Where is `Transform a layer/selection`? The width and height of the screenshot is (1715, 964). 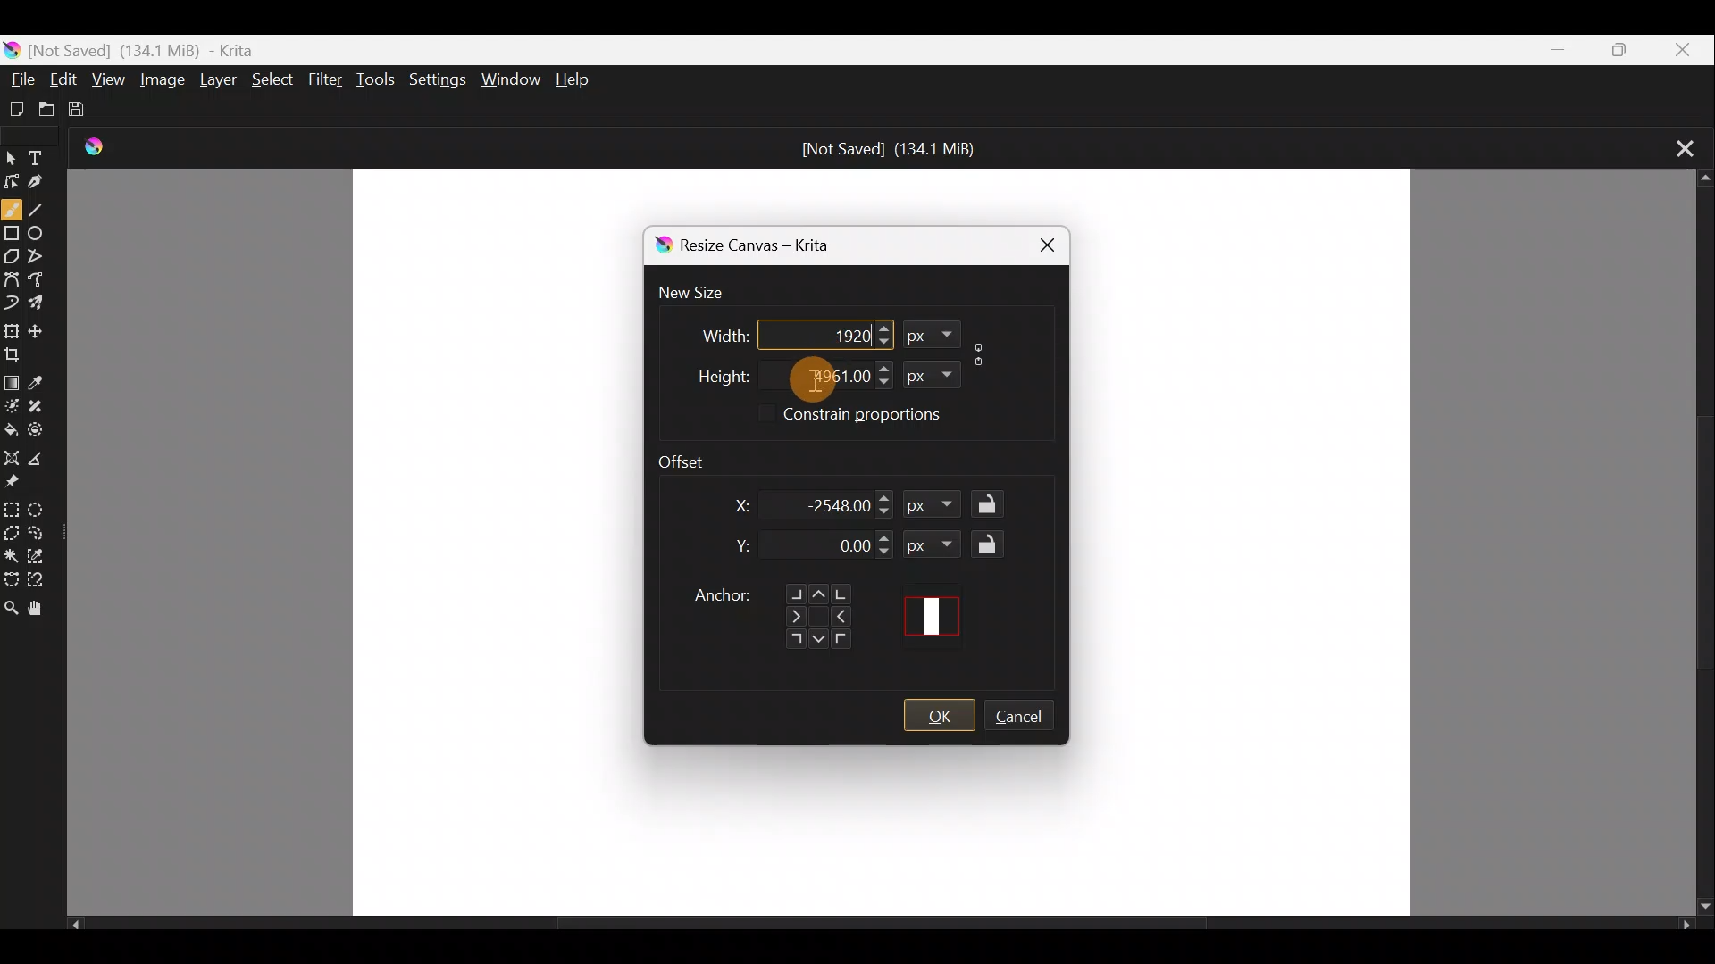 Transform a layer/selection is located at coordinates (12, 330).